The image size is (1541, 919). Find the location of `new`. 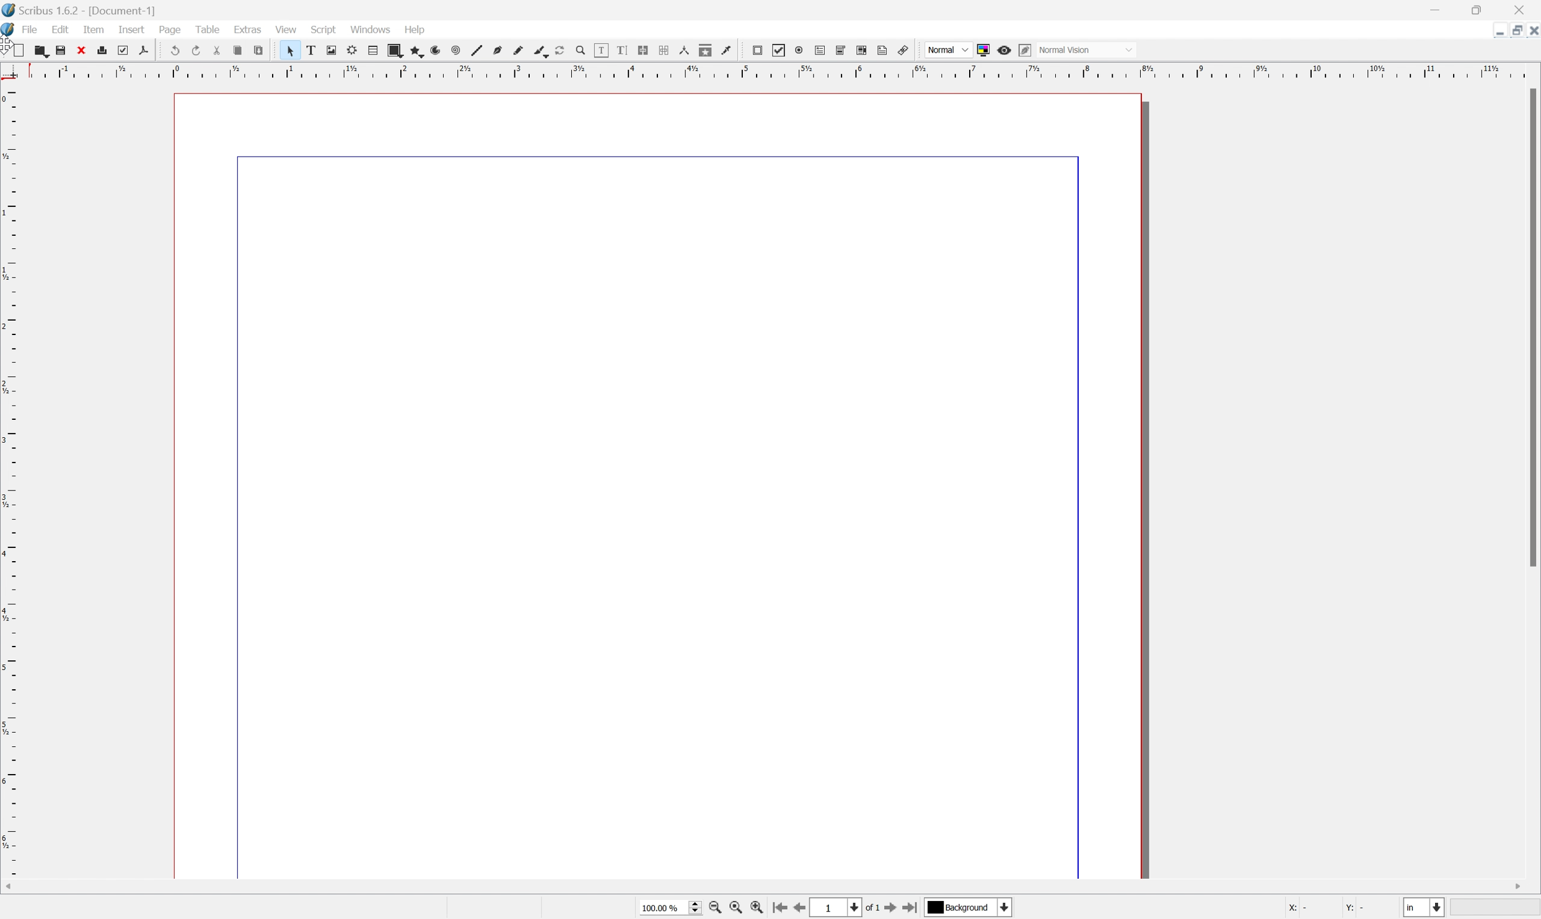

new is located at coordinates (20, 51).